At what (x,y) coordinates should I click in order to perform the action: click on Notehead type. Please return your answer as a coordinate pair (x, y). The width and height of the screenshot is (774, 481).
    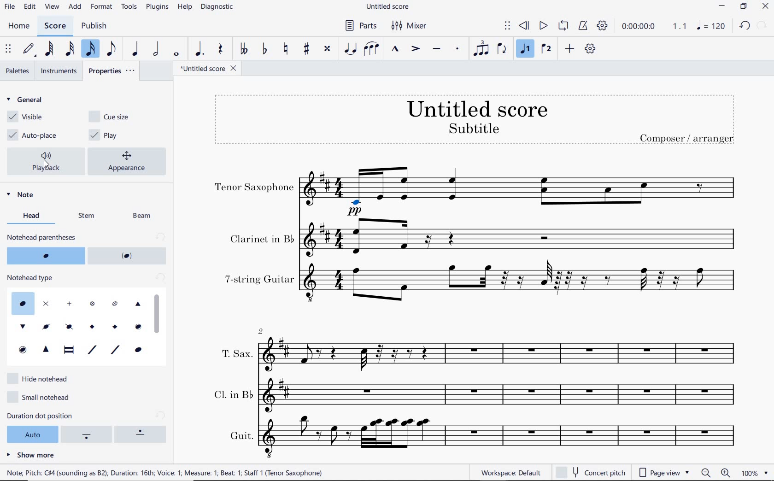
    Looking at the image, I should click on (74, 325).